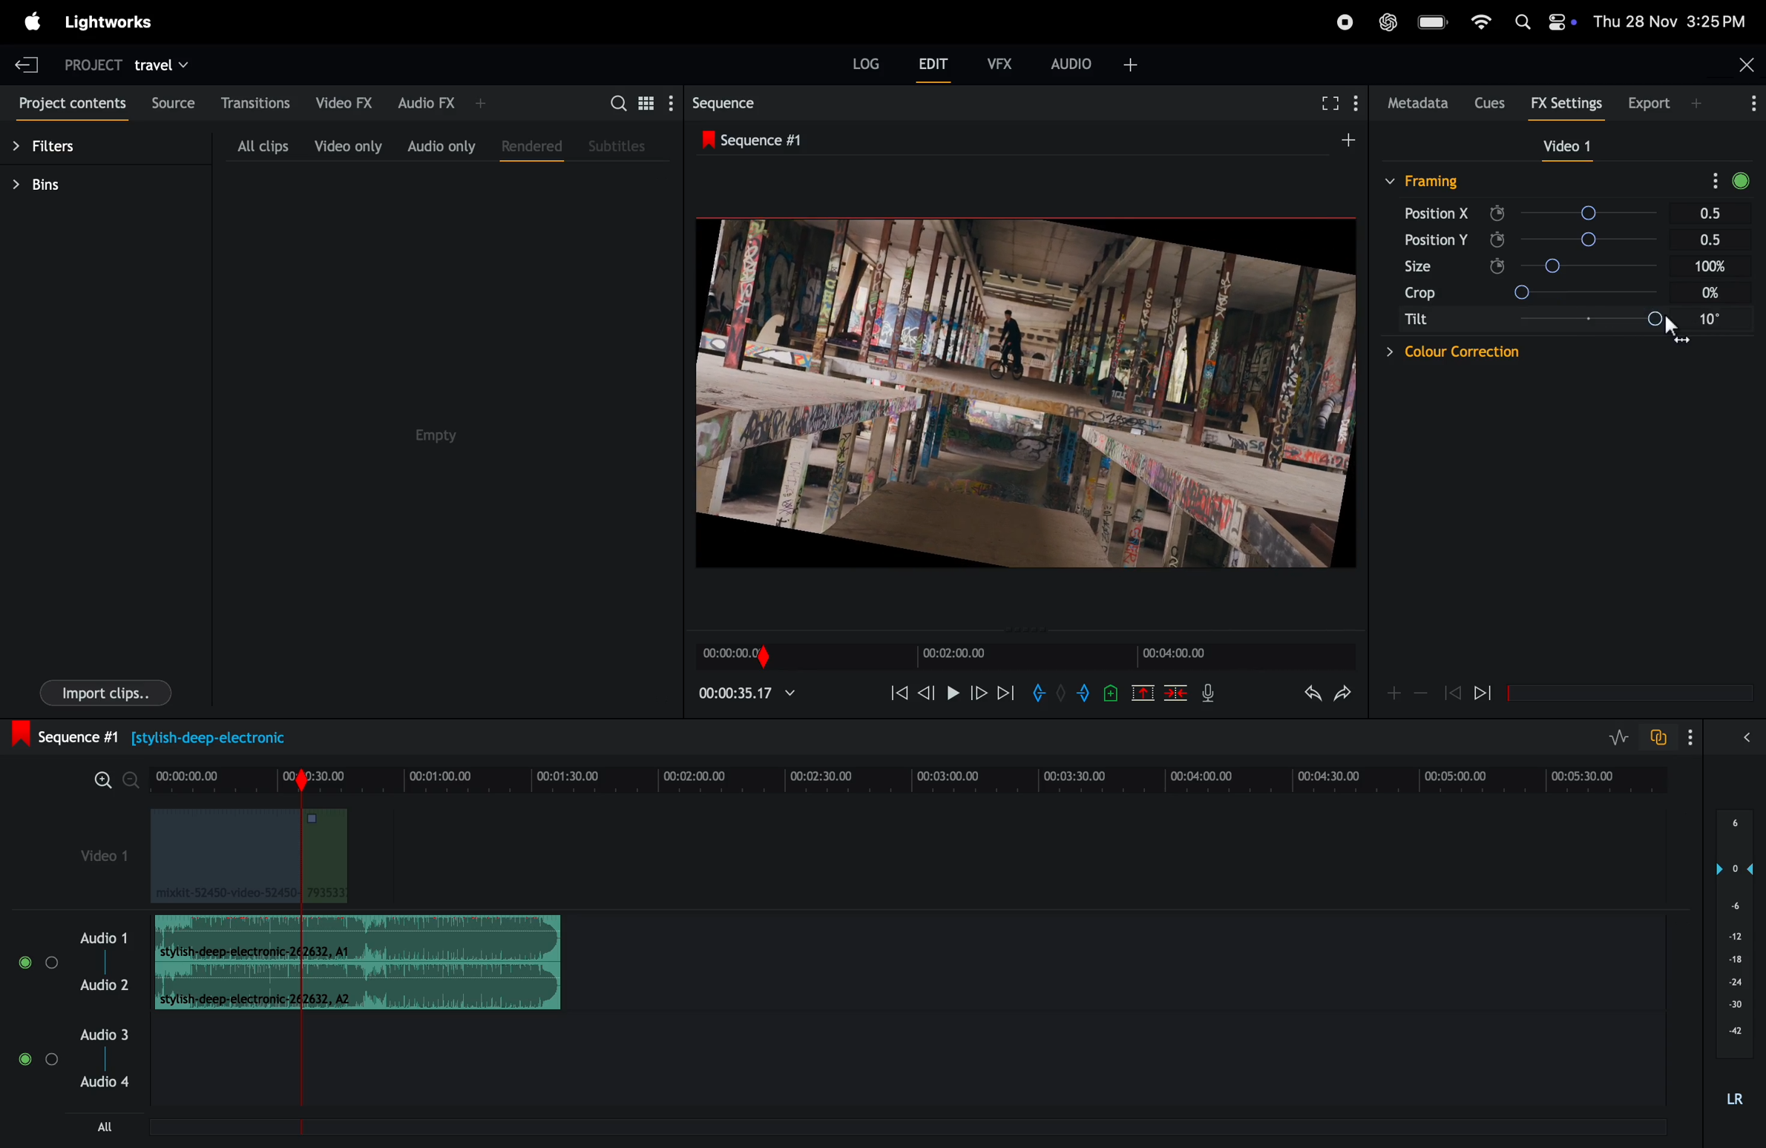 This screenshot has height=1148, width=1766. What do you see at coordinates (1417, 104) in the screenshot?
I see `meta data` at bounding box center [1417, 104].